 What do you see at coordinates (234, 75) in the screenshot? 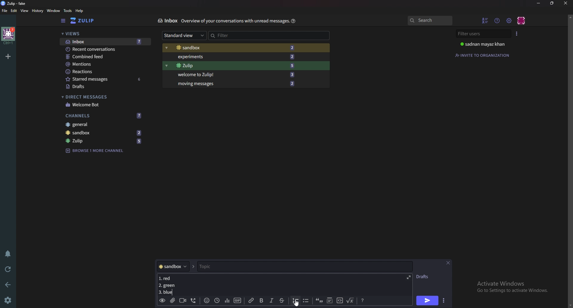
I see `Welcome to Zulip` at bounding box center [234, 75].